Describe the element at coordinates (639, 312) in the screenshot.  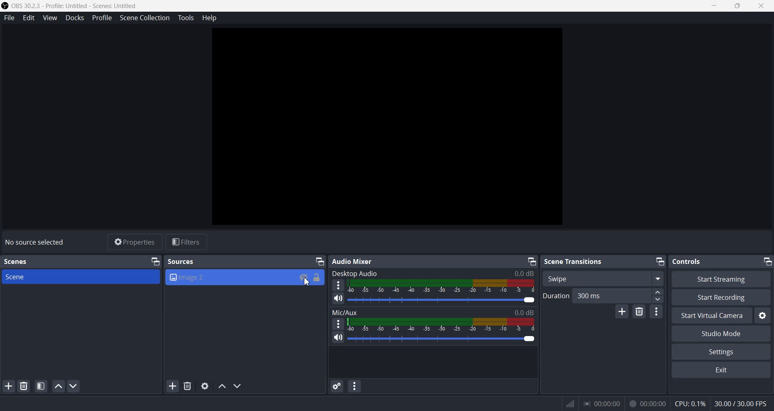
I see `Remove configurable transition` at that location.